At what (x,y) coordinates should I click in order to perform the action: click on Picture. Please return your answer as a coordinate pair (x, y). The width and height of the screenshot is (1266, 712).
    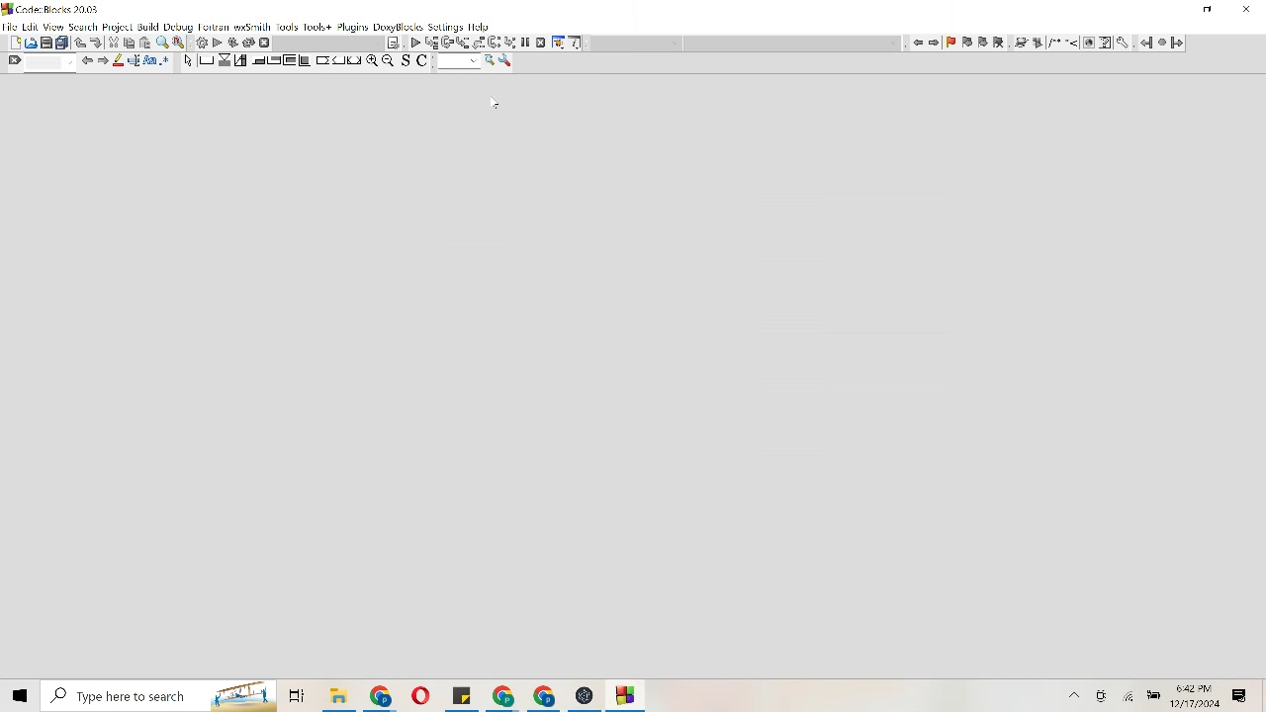
    Looking at the image, I should click on (31, 42).